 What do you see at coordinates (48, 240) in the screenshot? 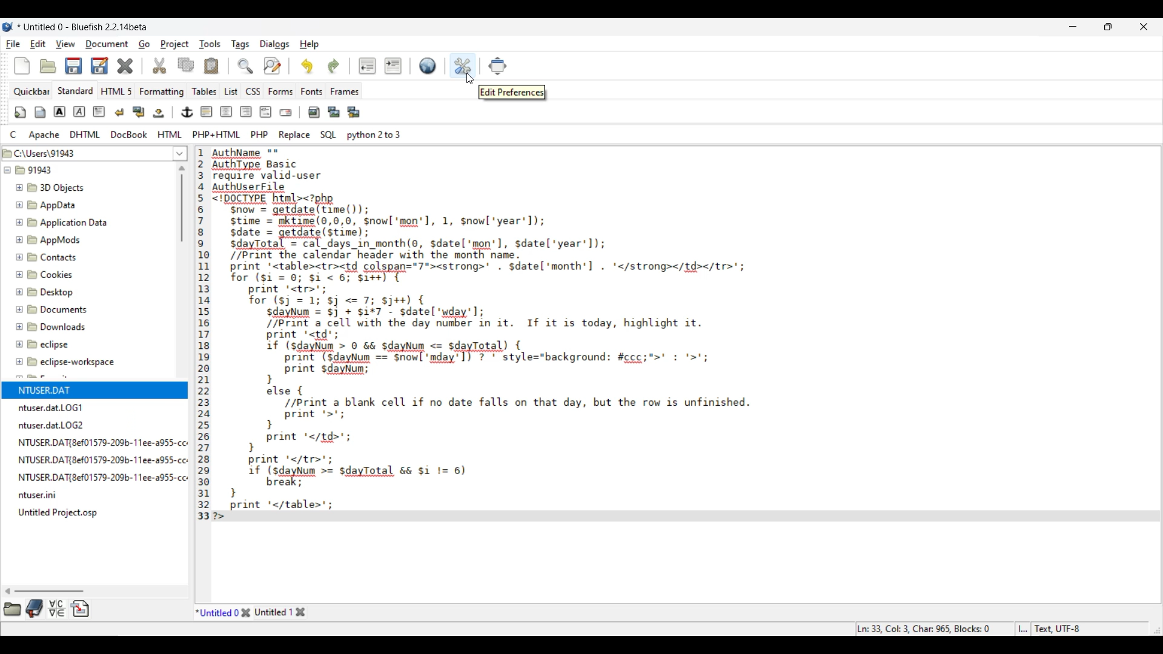
I see `AppMods` at bounding box center [48, 240].